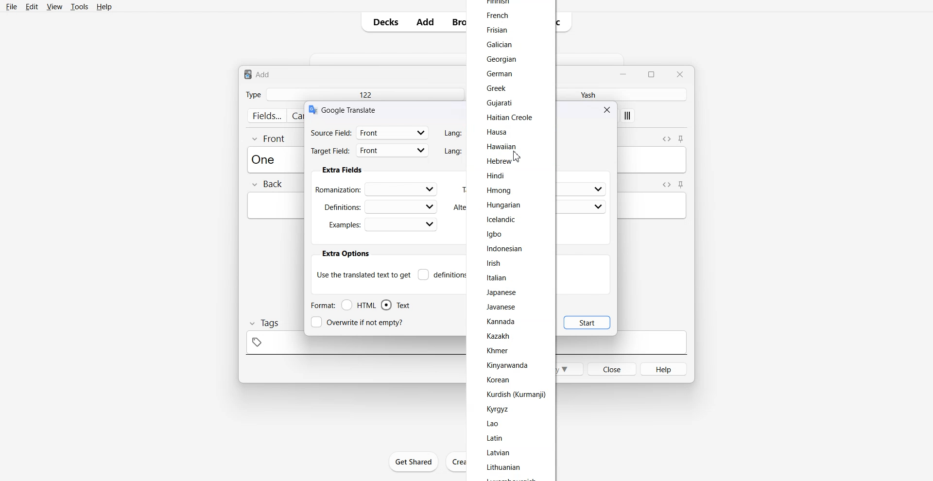 The width and height of the screenshot is (933, 481). Describe the element at coordinates (451, 151) in the screenshot. I see `Lang:` at that location.